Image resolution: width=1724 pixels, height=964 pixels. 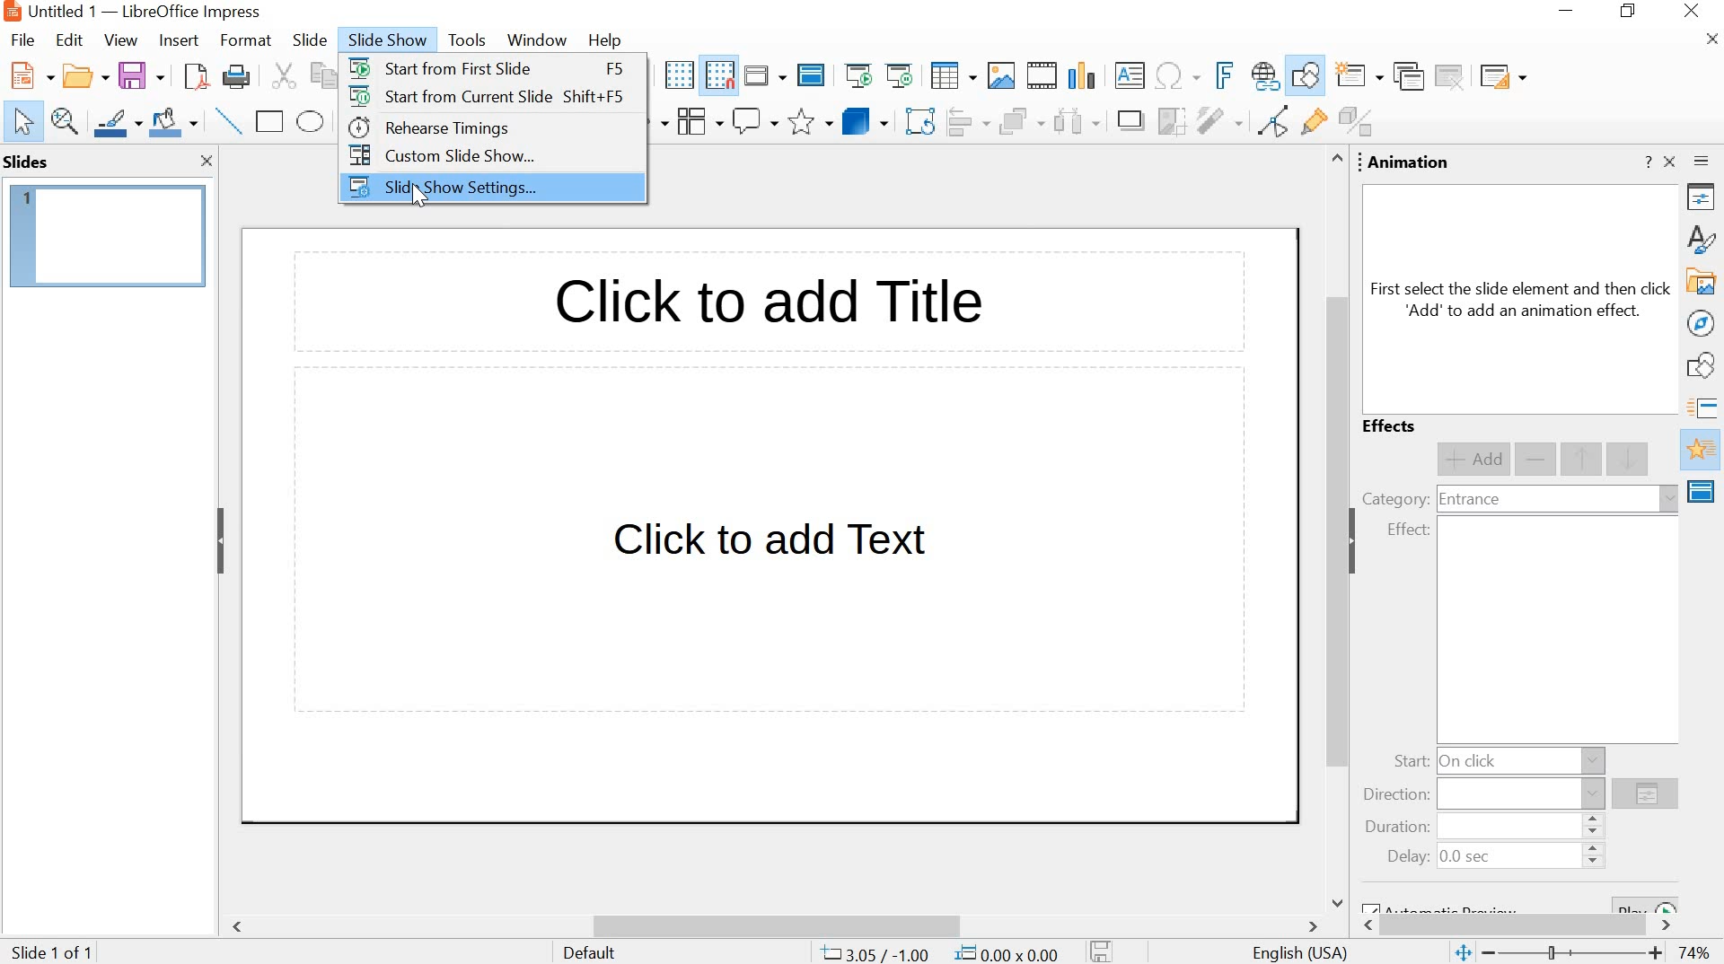 I want to click on insert fontwork text, so click(x=1221, y=74).